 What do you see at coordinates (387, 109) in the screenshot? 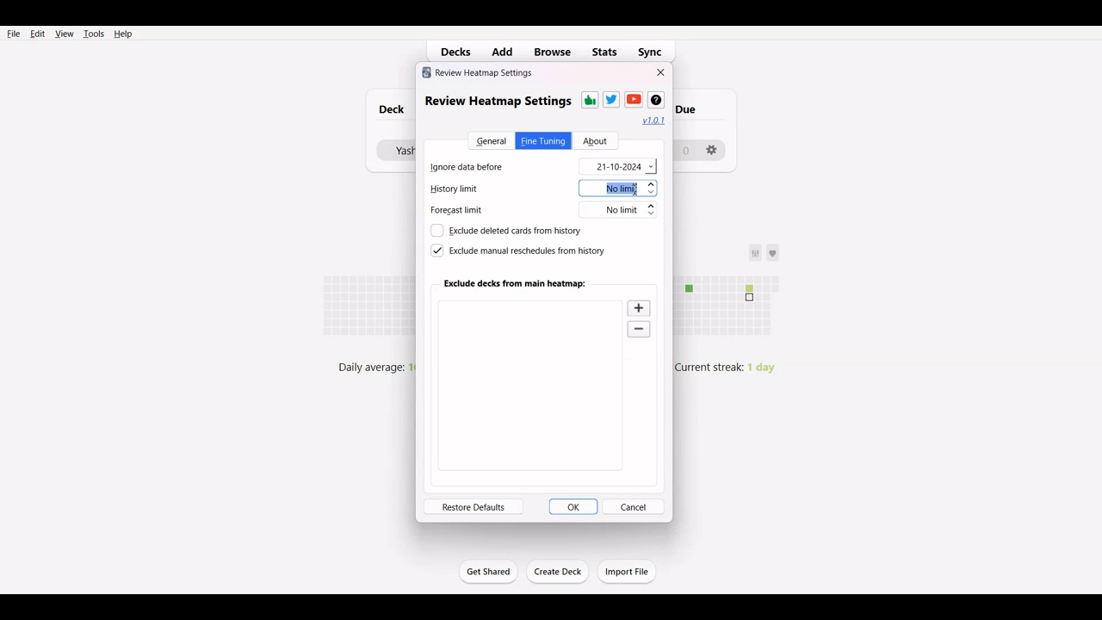
I see `Deck` at bounding box center [387, 109].